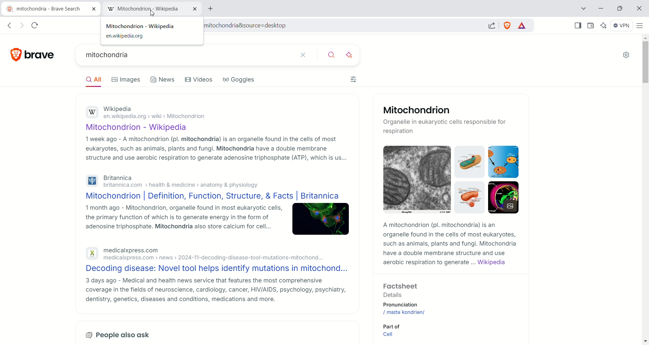  What do you see at coordinates (417, 109) in the screenshot?
I see `Mitochondrion` at bounding box center [417, 109].